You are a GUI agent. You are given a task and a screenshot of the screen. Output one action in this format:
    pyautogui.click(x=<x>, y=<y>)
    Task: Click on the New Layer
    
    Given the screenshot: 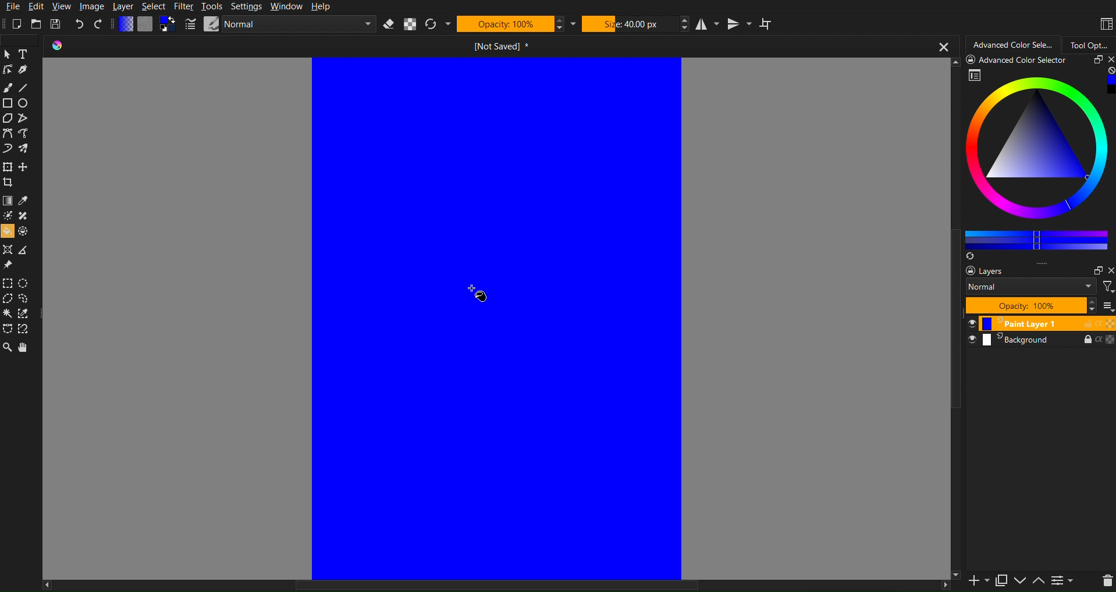 What is the action you would take?
    pyautogui.click(x=972, y=579)
    